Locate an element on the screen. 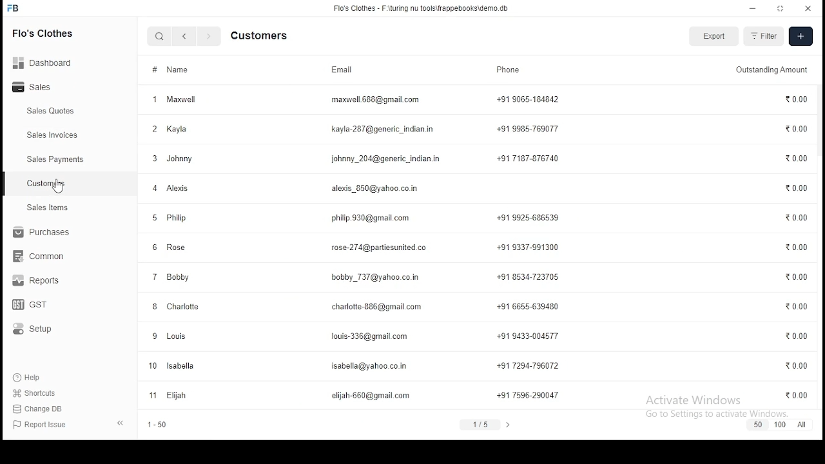 This screenshot has height=464, width=825. 0.00 is located at coordinates (796, 97).